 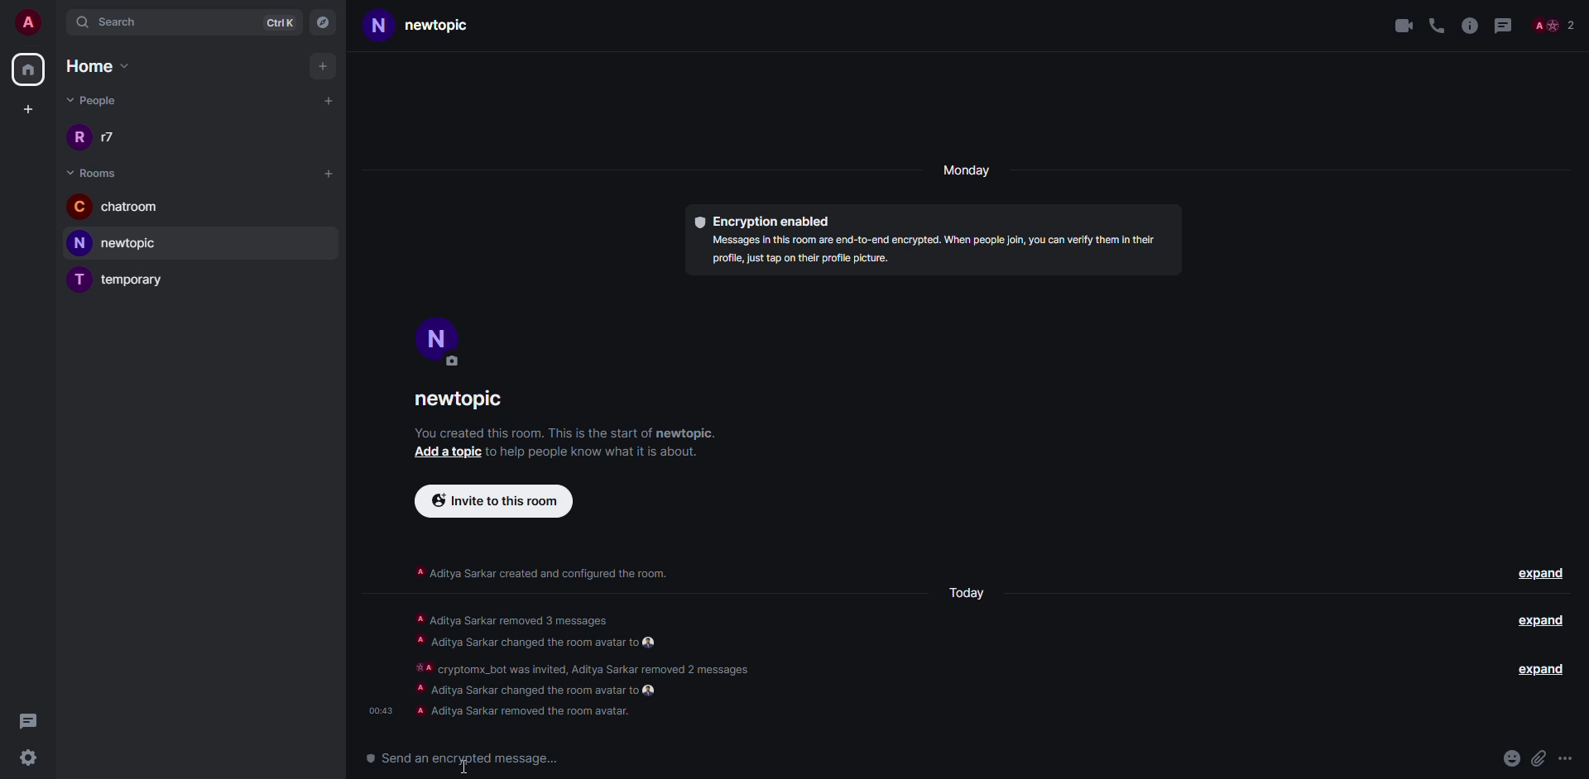 What do you see at coordinates (324, 66) in the screenshot?
I see `add` at bounding box center [324, 66].